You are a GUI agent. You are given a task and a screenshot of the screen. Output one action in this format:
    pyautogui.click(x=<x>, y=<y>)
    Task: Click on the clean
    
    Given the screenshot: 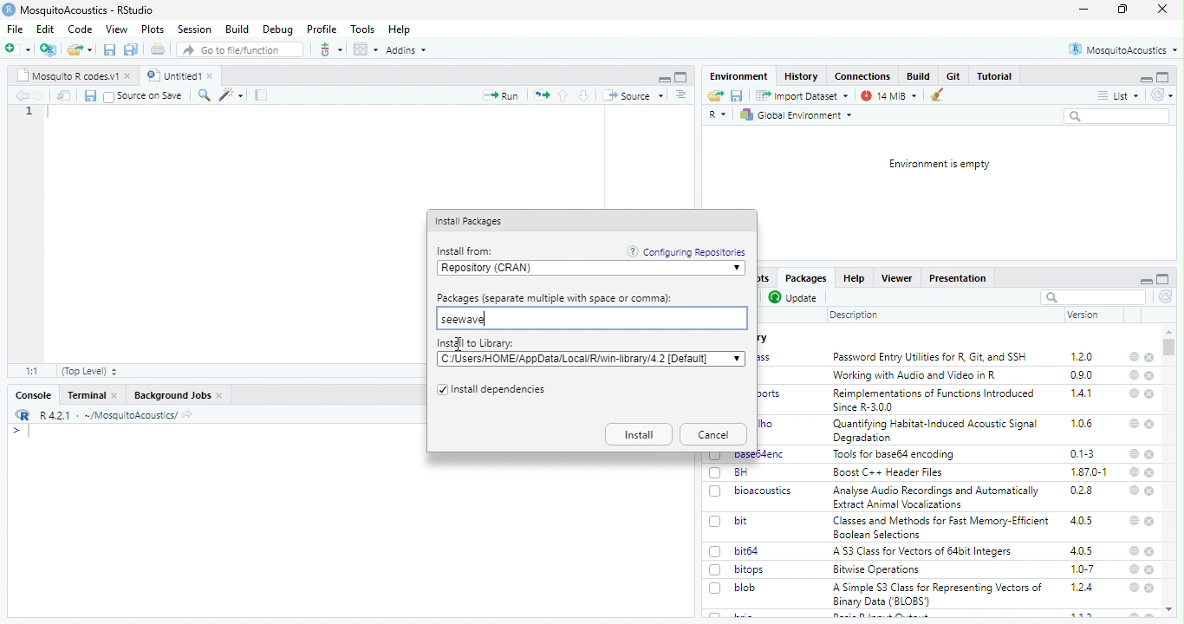 What is the action you would take?
    pyautogui.click(x=932, y=95)
    